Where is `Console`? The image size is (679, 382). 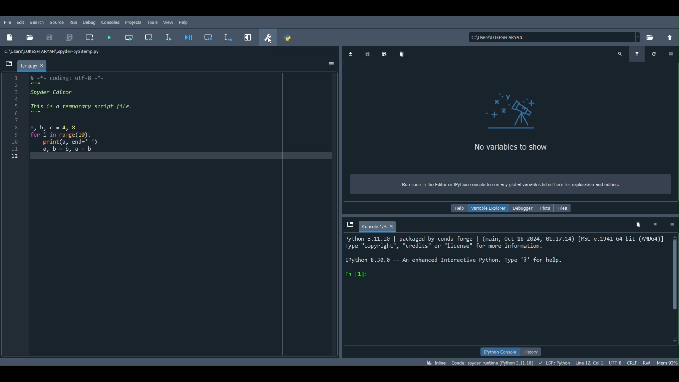
Console is located at coordinates (110, 21).